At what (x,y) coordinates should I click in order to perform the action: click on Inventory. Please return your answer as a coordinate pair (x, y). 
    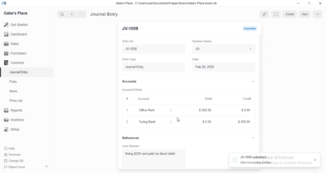
    Looking at the image, I should click on (15, 120).